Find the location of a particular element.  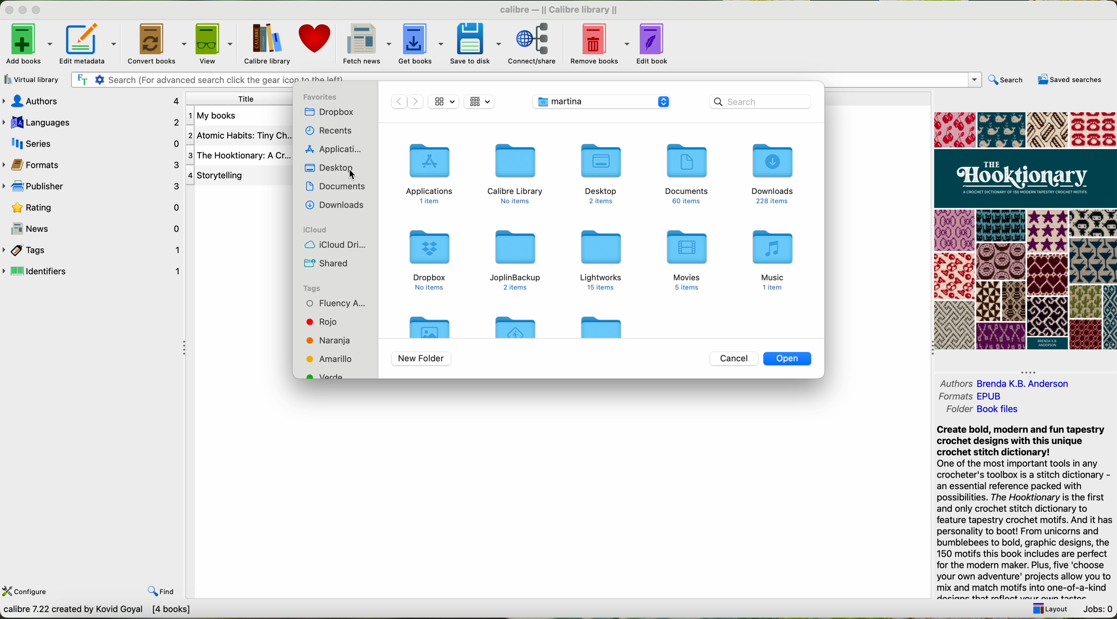

downloads folder is located at coordinates (773, 174).